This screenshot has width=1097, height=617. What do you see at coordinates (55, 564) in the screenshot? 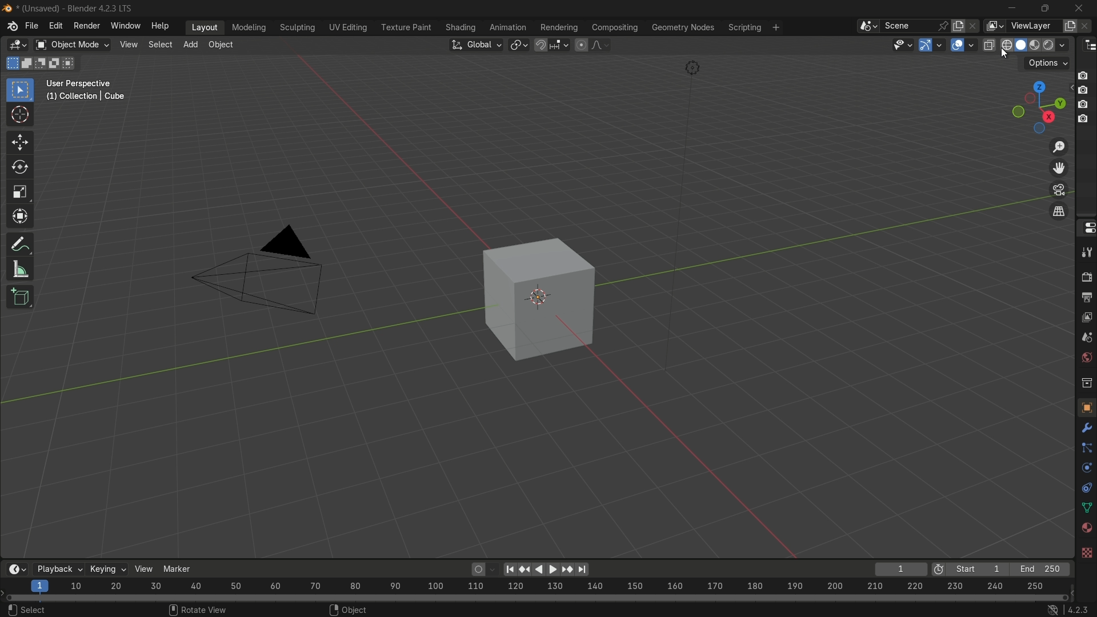
I see `playback` at bounding box center [55, 564].